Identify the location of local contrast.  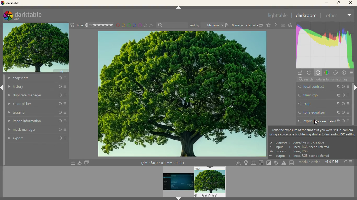
(316, 86).